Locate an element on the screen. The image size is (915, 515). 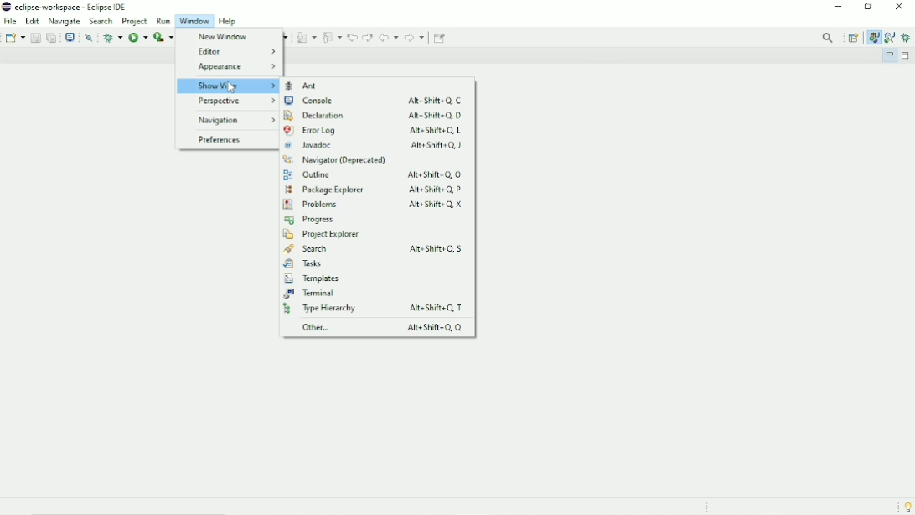
Search is located at coordinates (378, 249).